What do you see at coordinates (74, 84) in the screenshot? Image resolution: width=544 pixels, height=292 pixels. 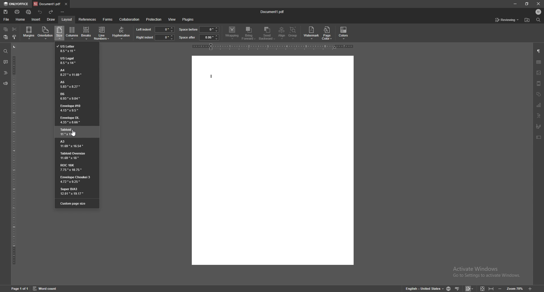 I see `a5` at bounding box center [74, 84].